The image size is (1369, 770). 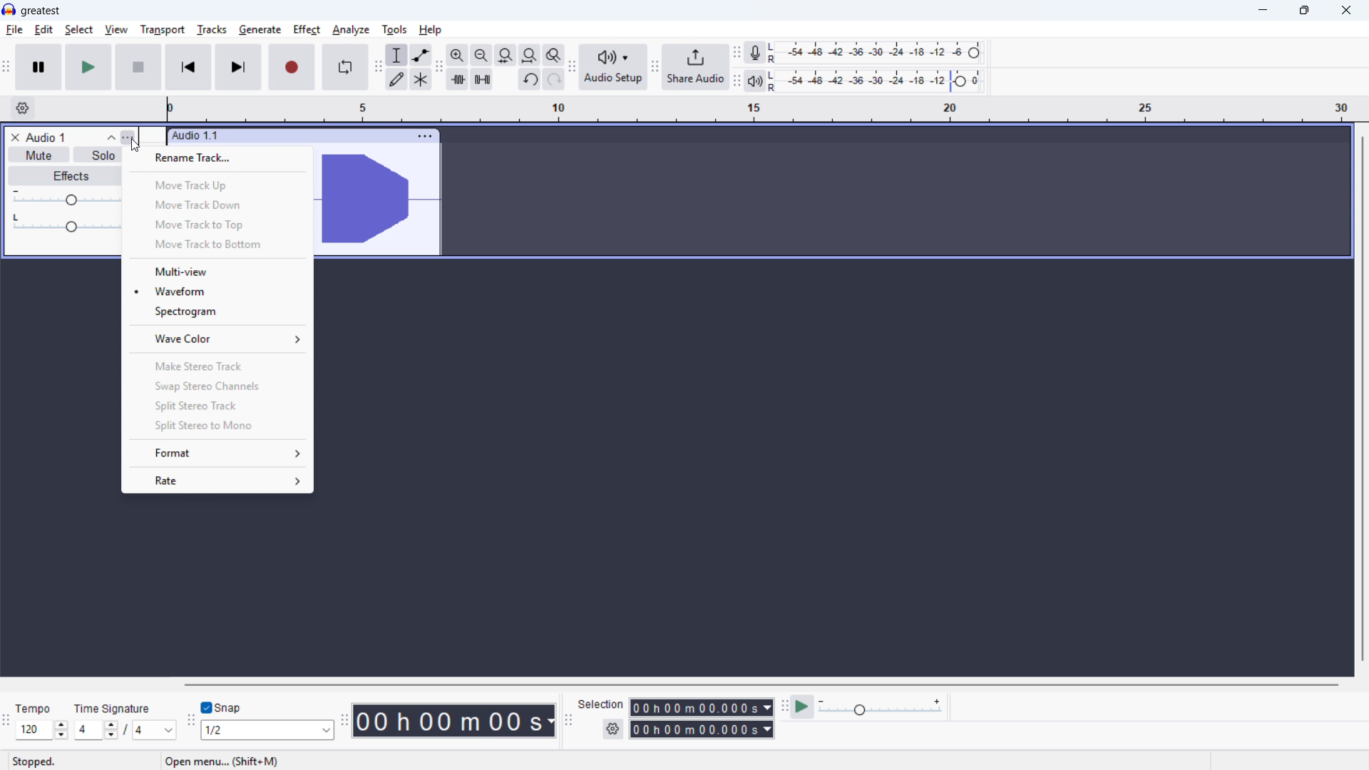 What do you see at coordinates (784, 707) in the screenshot?
I see `play at speed toolbar` at bounding box center [784, 707].